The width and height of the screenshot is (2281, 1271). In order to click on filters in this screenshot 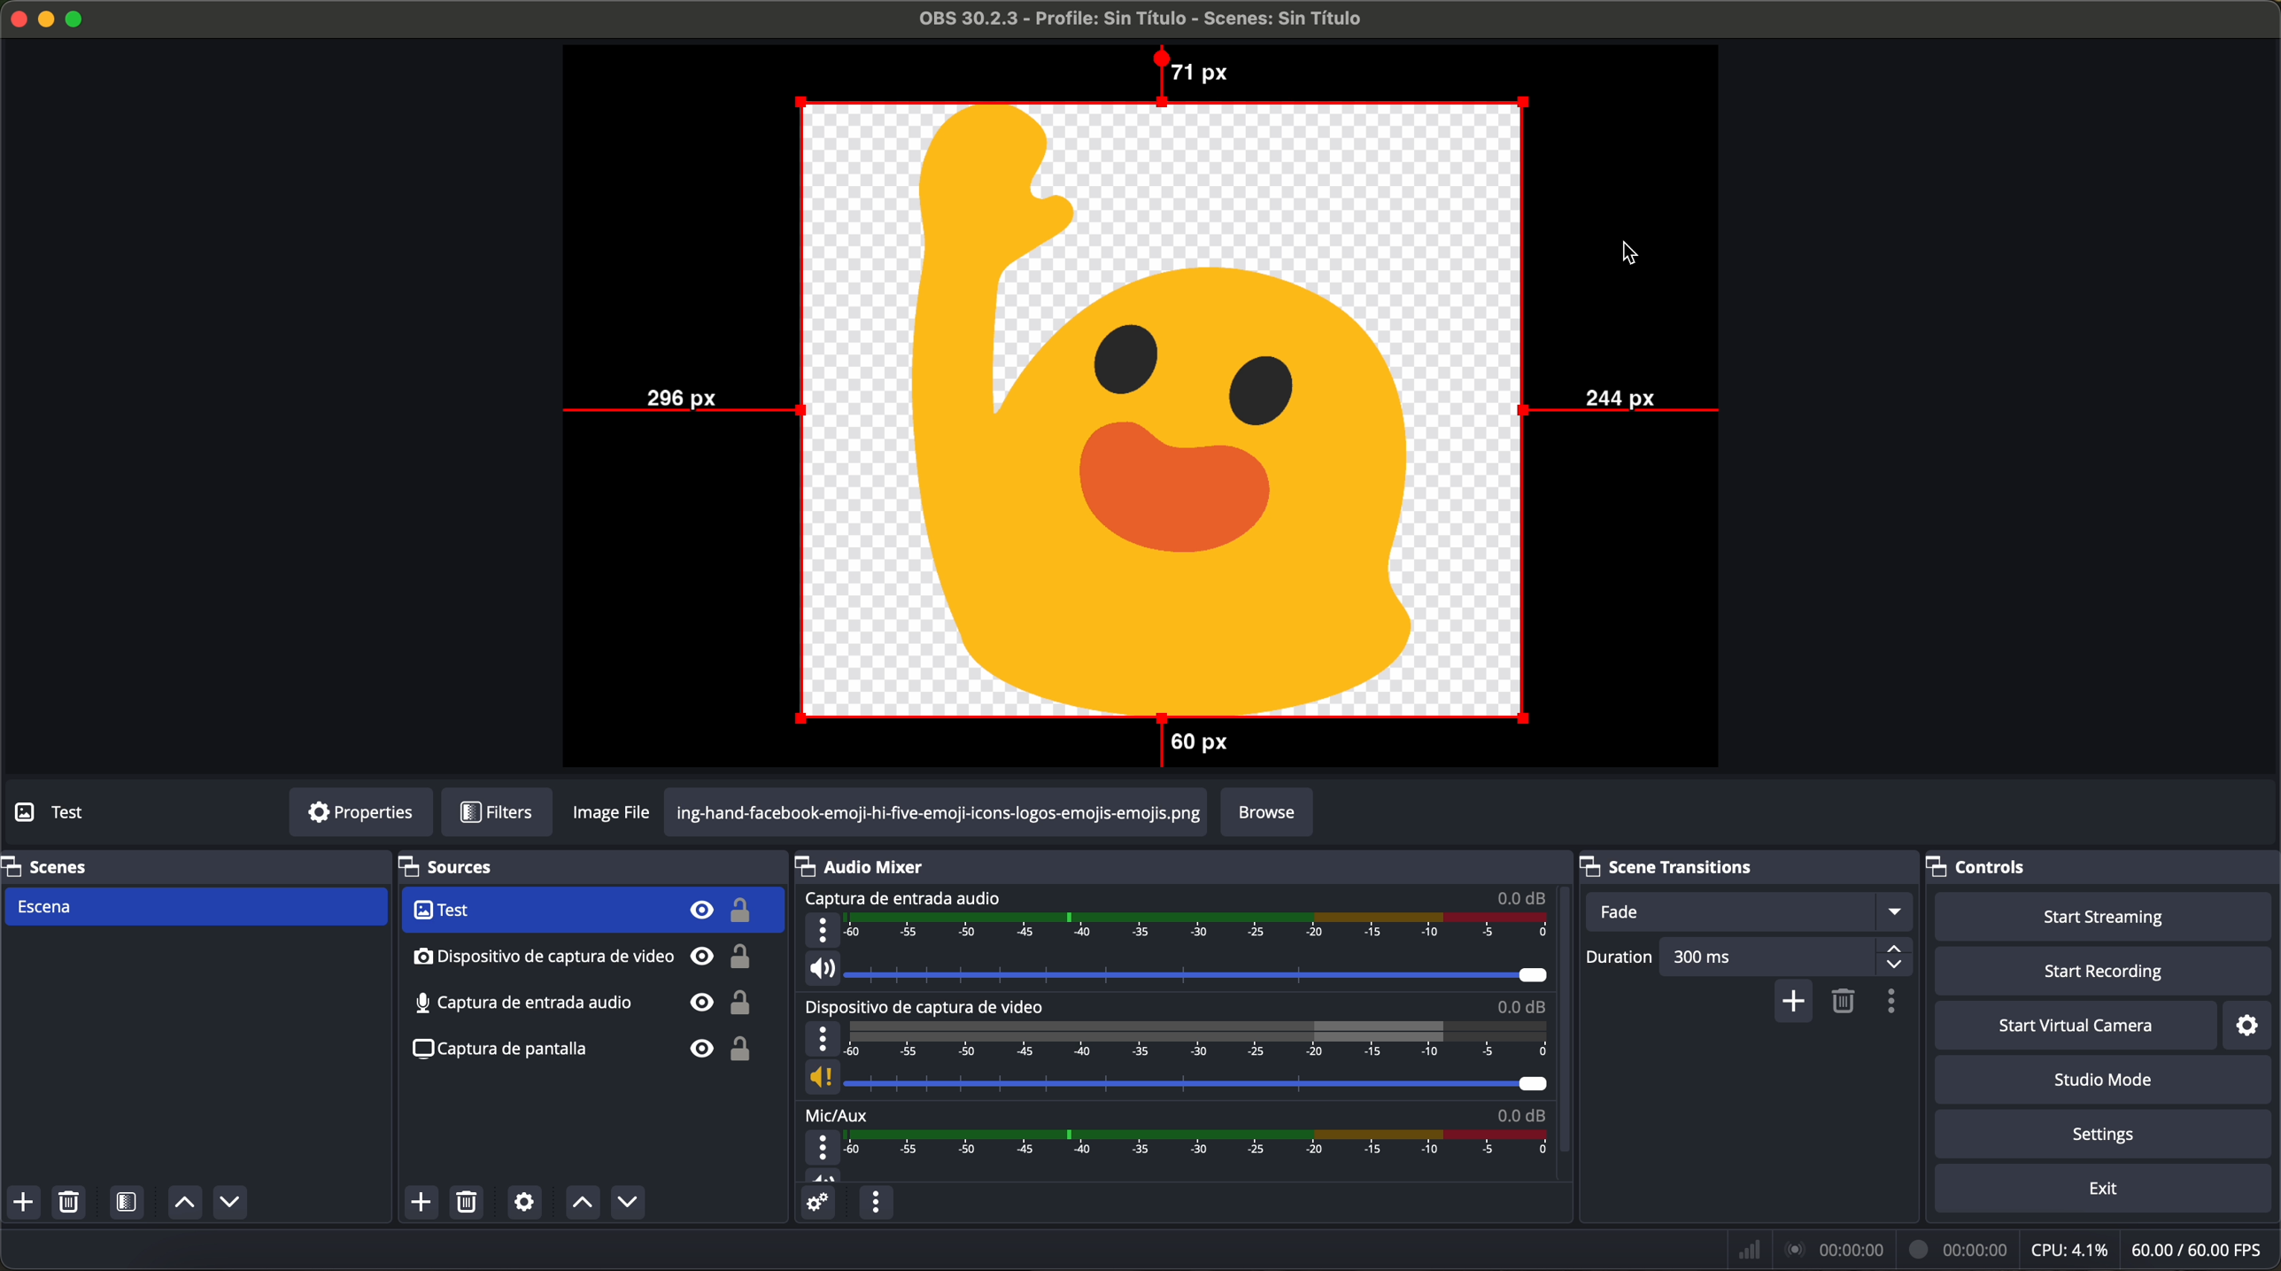, I will do `click(496, 813)`.